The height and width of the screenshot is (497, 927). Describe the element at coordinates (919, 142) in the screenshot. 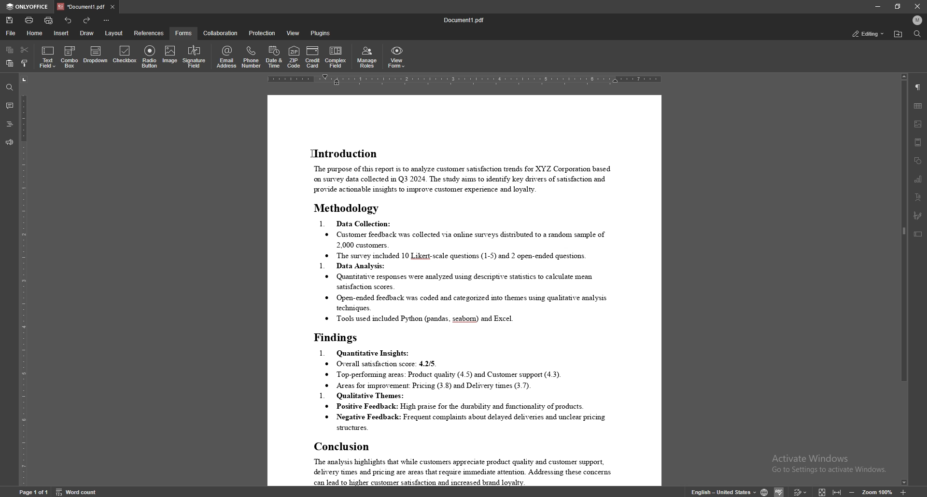

I see `header/footer` at that location.